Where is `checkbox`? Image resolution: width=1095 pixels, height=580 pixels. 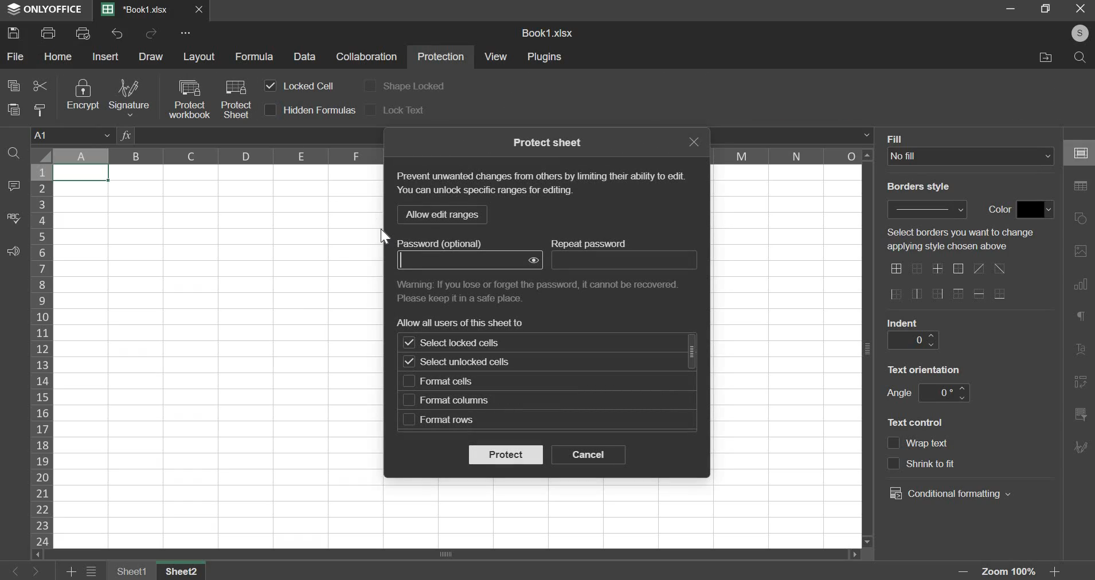
checkbox is located at coordinates (893, 464).